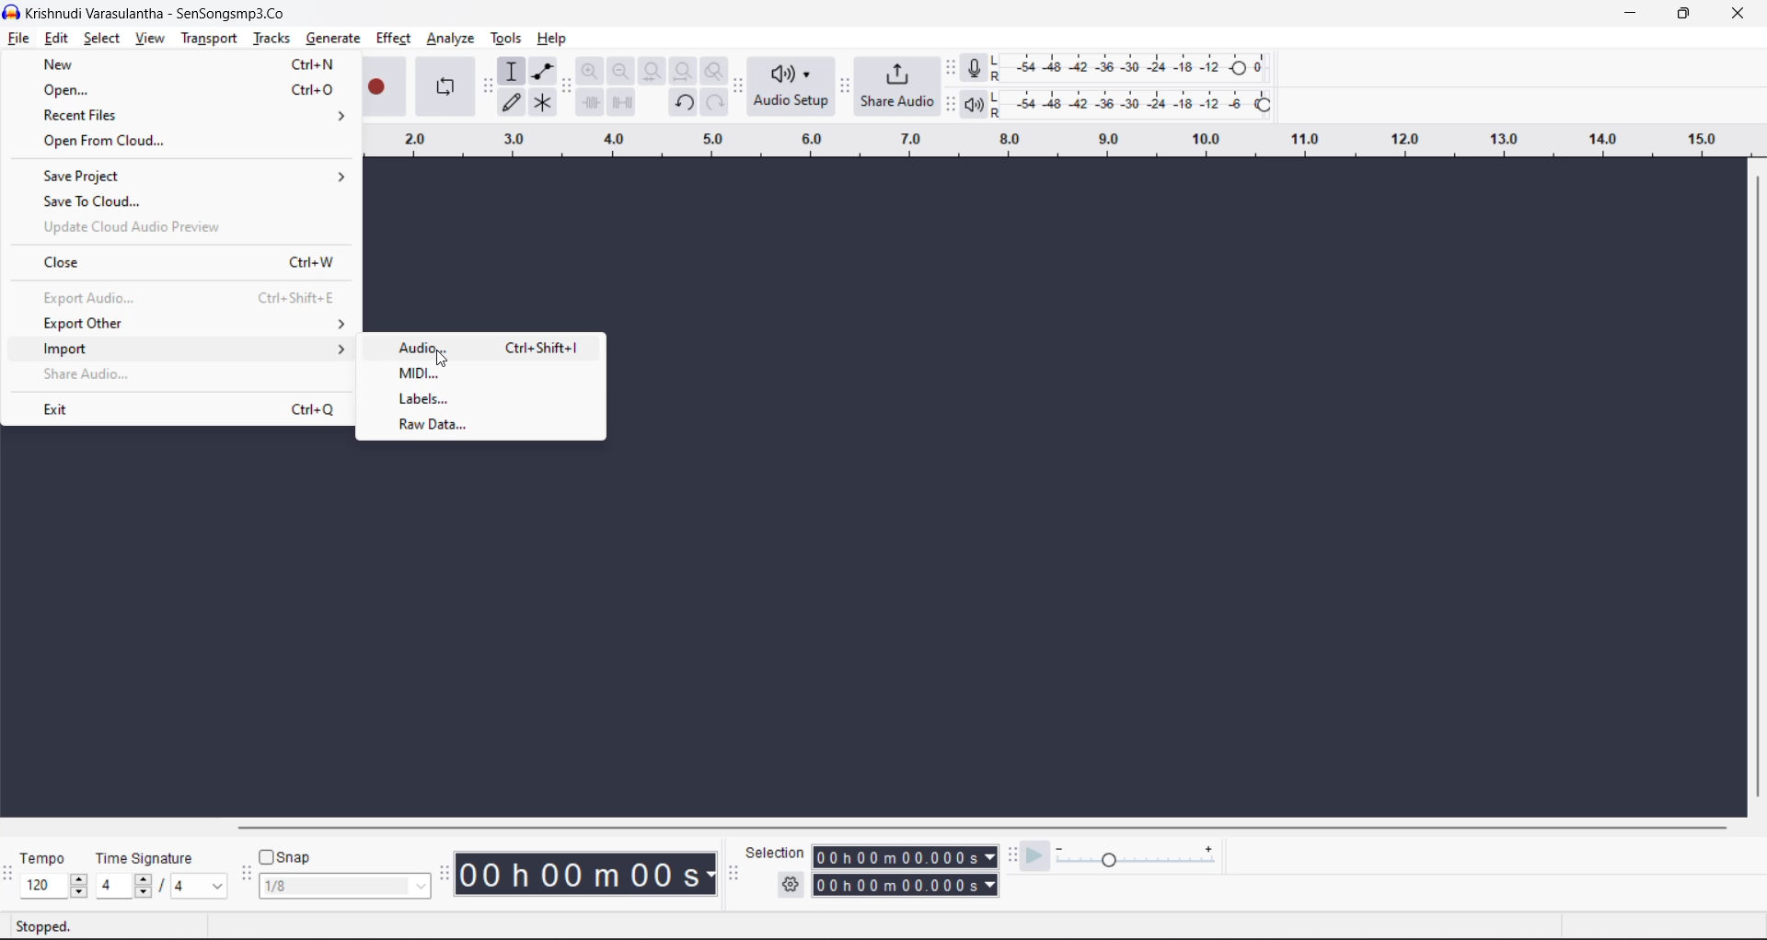 The image size is (1767, 940). Describe the element at coordinates (44, 923) in the screenshot. I see `playback status` at that location.